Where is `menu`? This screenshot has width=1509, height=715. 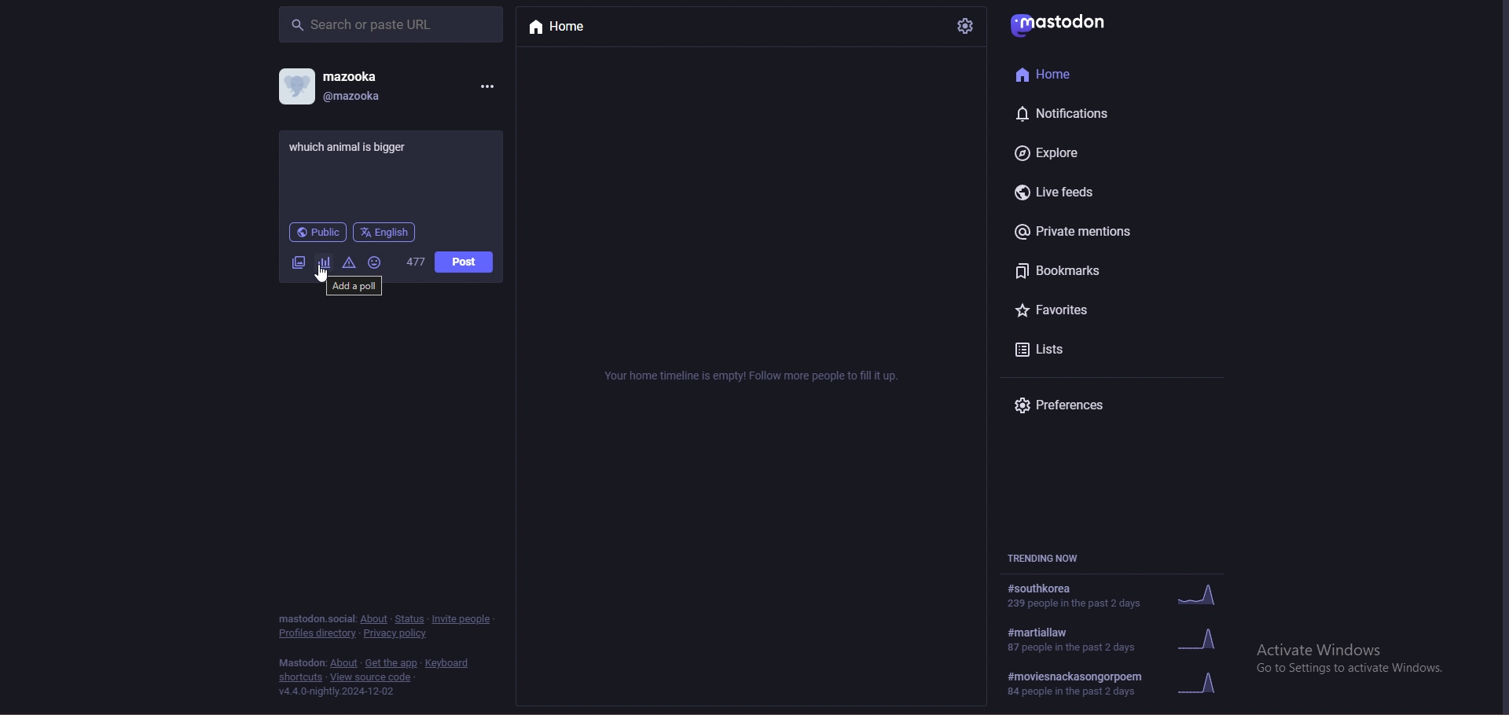
menu is located at coordinates (486, 85).